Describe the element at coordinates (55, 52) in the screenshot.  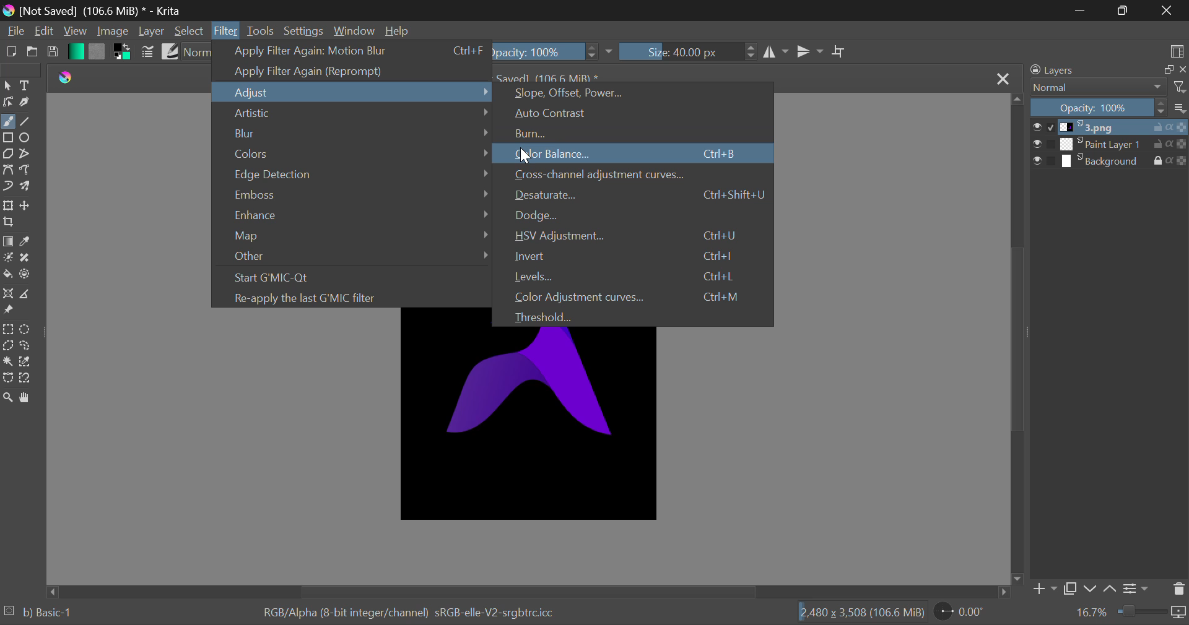
I see `Save` at that location.